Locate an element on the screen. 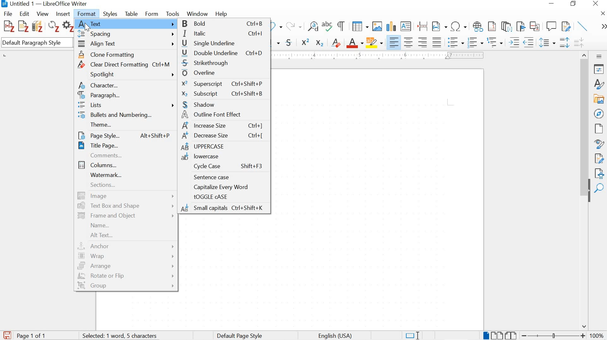 The width and height of the screenshot is (607, 340). undo is located at coordinates (277, 27).